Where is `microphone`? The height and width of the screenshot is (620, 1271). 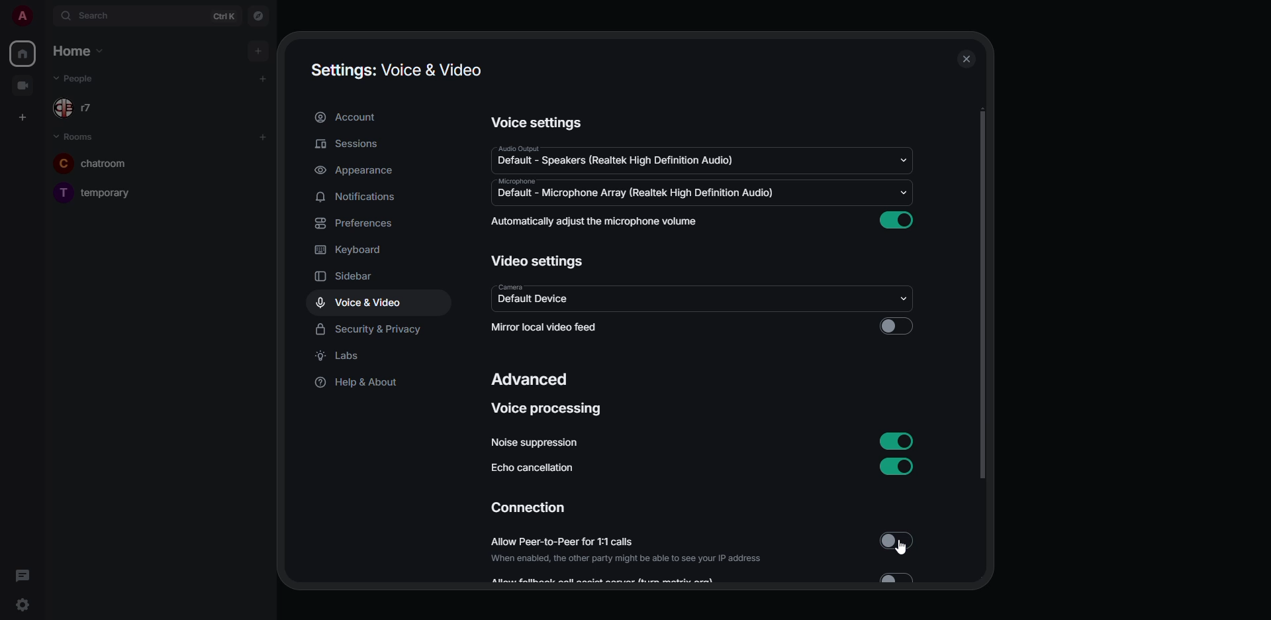
microphone is located at coordinates (518, 181).